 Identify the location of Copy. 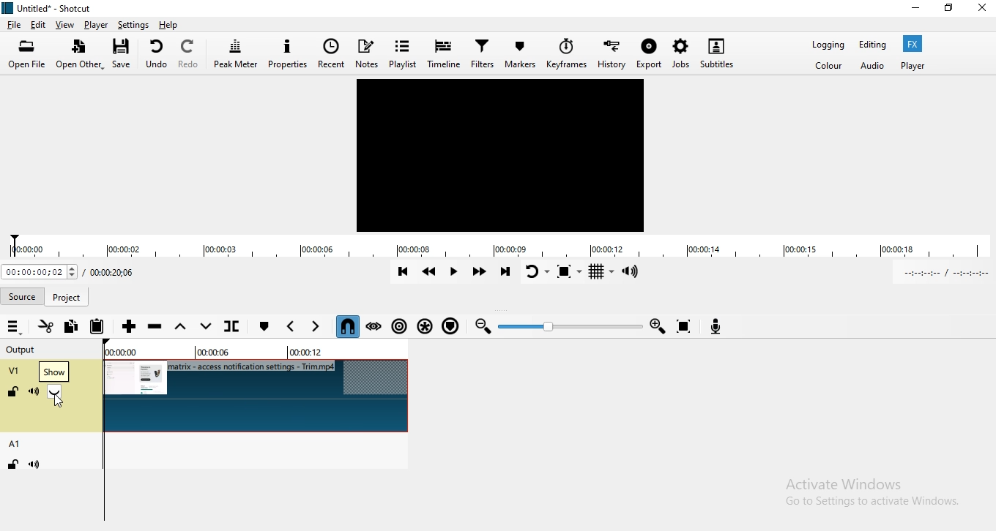
(71, 326).